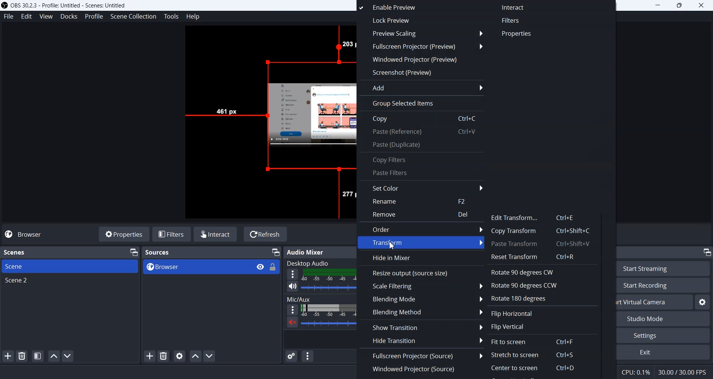  What do you see at coordinates (421, 273) in the screenshot?
I see `Resize output` at bounding box center [421, 273].